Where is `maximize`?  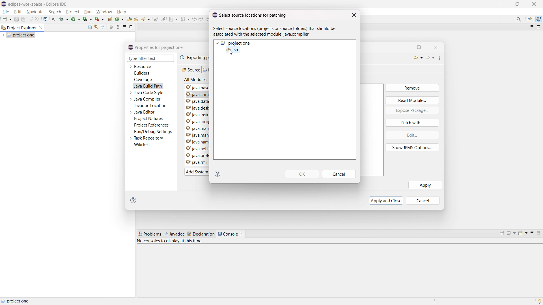 maximize is located at coordinates (538, 233).